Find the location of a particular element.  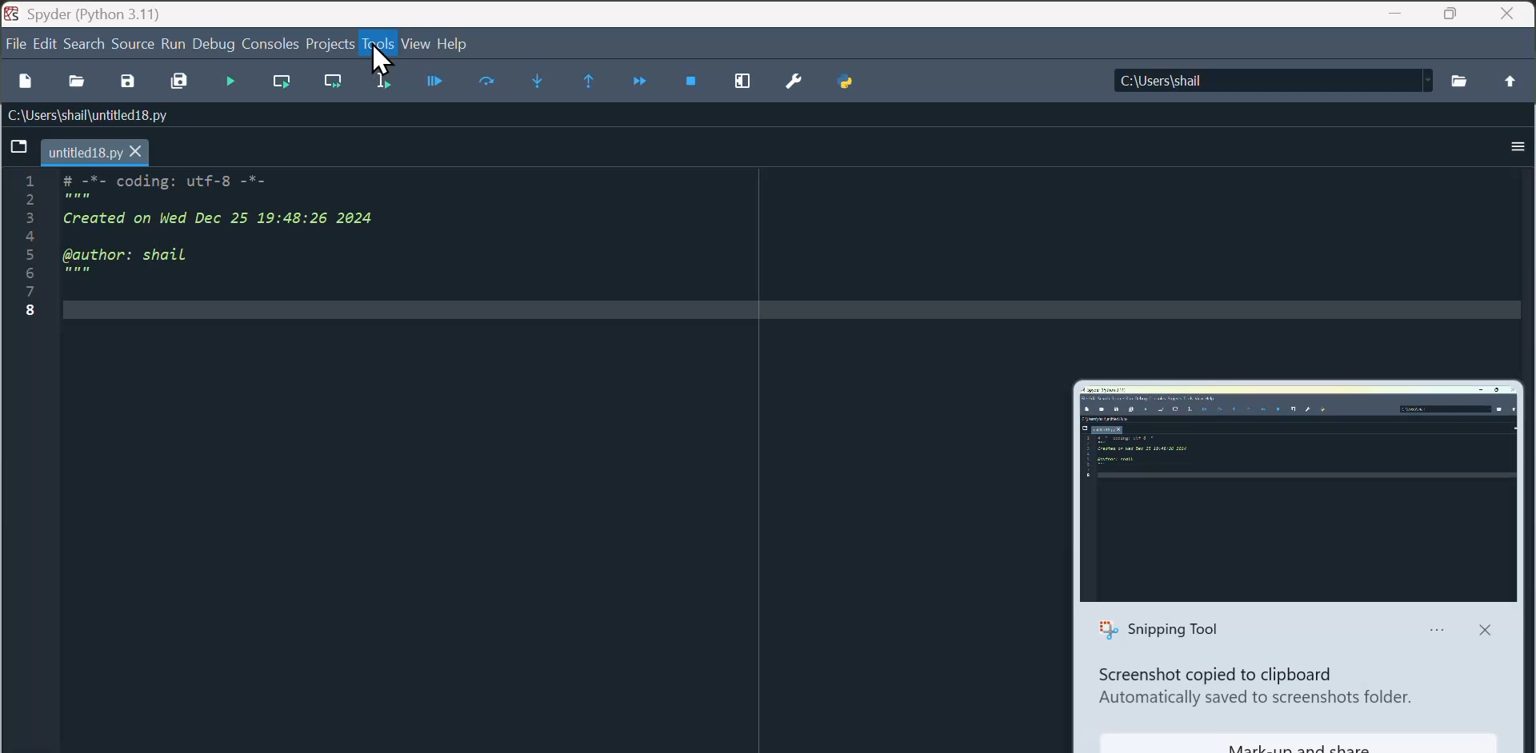

Run current sale and go to the next one is located at coordinates (334, 86).